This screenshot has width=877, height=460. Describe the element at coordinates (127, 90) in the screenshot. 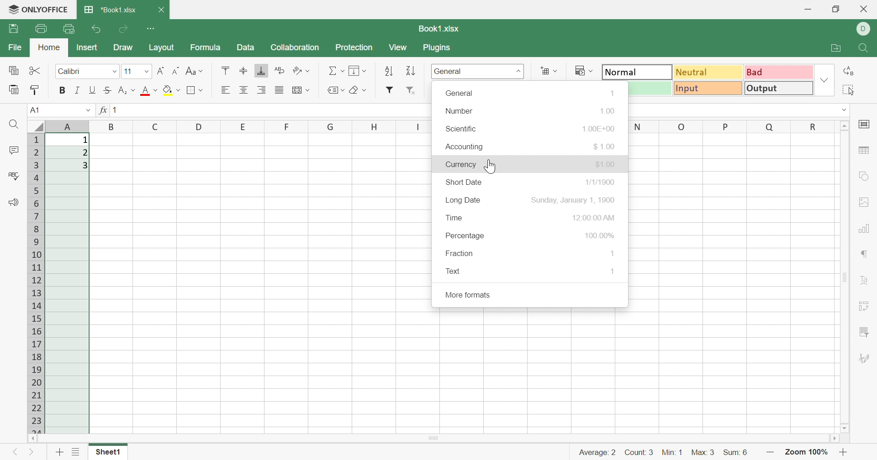

I see `Subscript` at that location.